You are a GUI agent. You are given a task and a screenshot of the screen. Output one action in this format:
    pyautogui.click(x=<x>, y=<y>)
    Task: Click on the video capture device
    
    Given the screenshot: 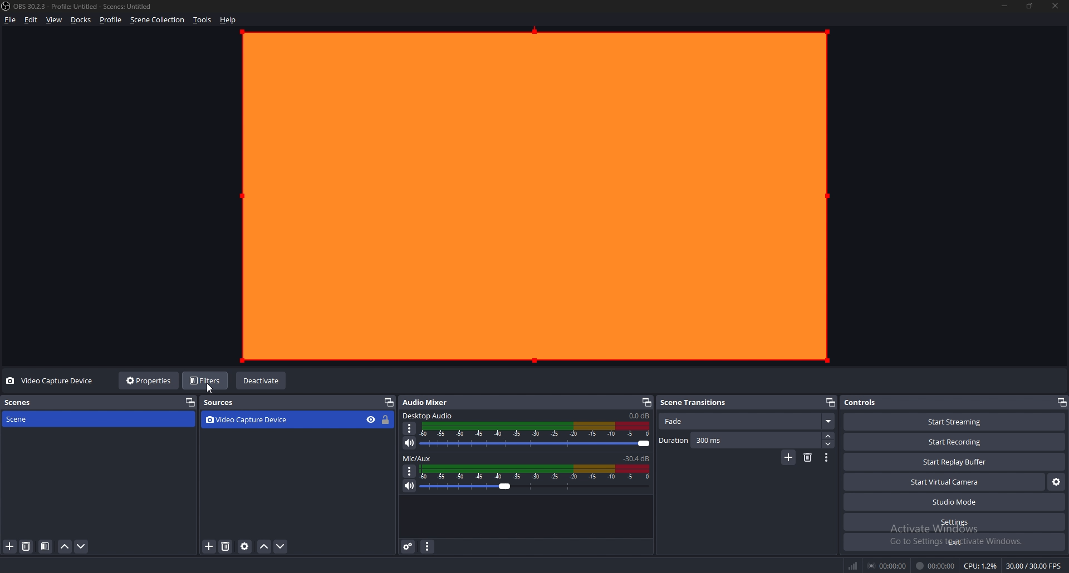 What is the action you would take?
    pyautogui.click(x=51, y=381)
    